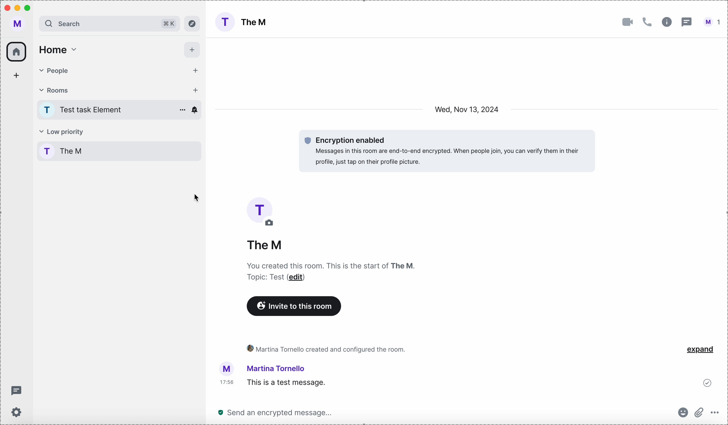 The image size is (728, 425). What do you see at coordinates (648, 22) in the screenshot?
I see `call` at bounding box center [648, 22].